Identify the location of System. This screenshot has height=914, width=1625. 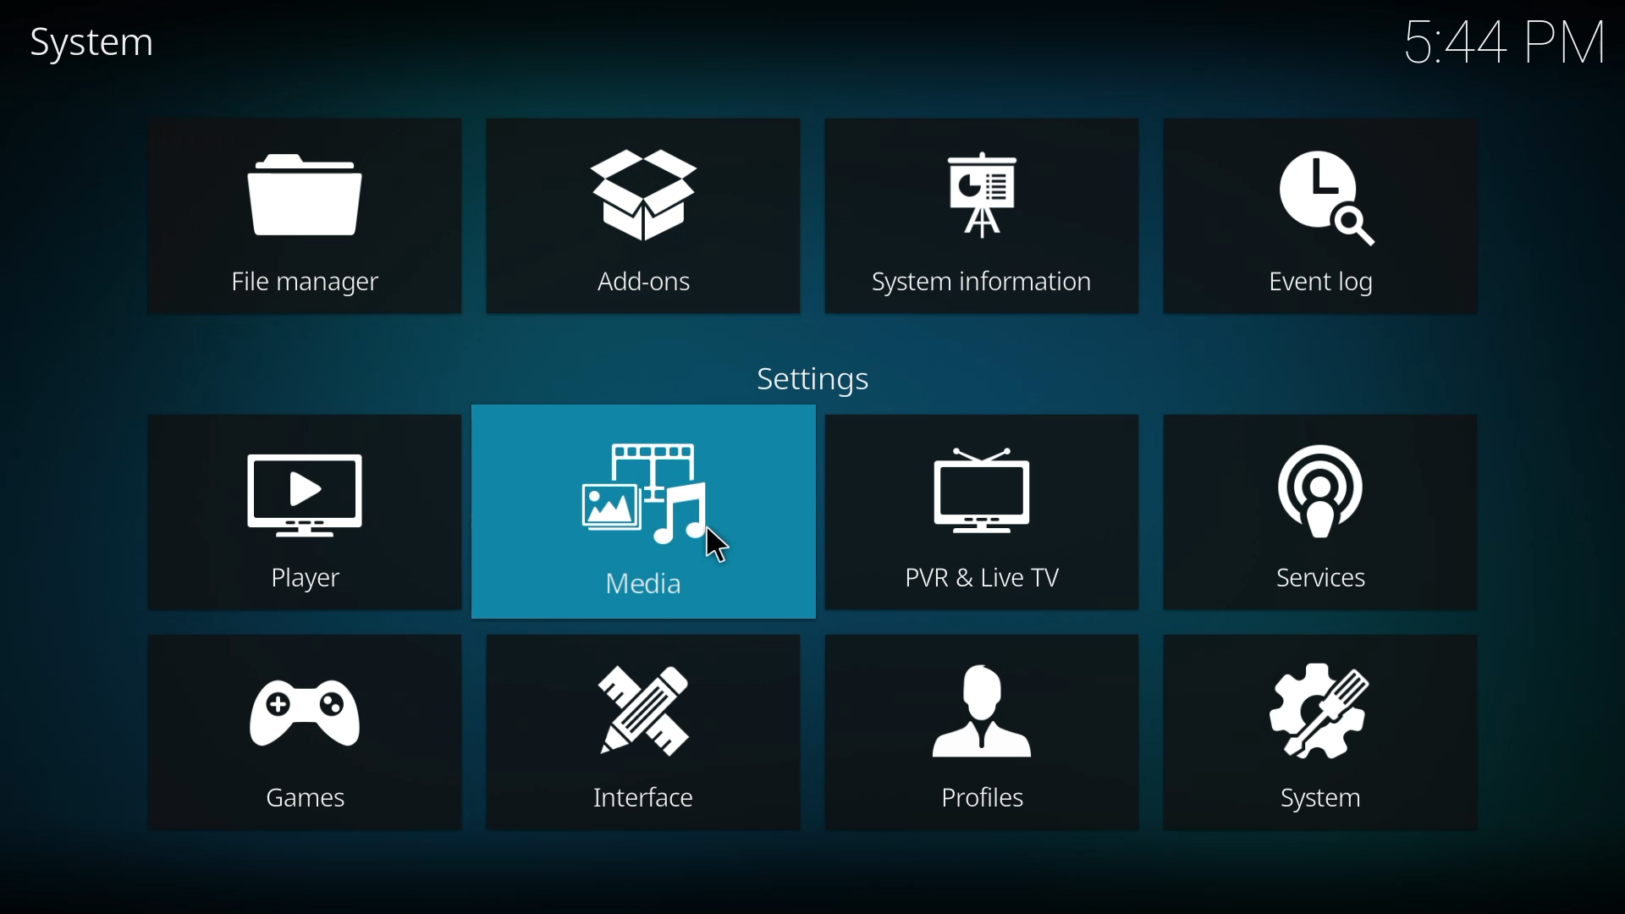
(1331, 803).